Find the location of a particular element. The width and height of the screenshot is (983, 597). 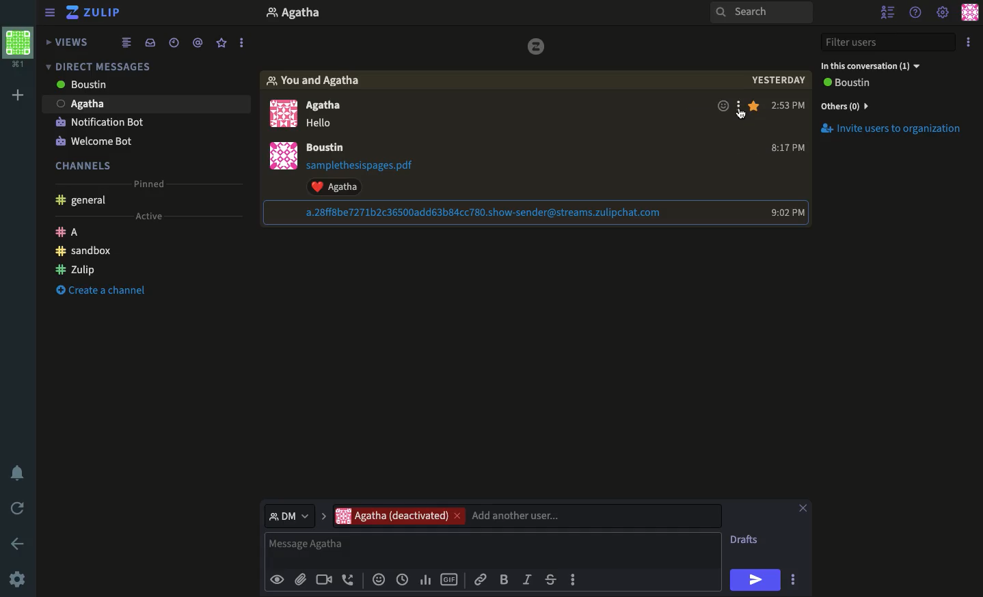

Settings is located at coordinates (943, 11).